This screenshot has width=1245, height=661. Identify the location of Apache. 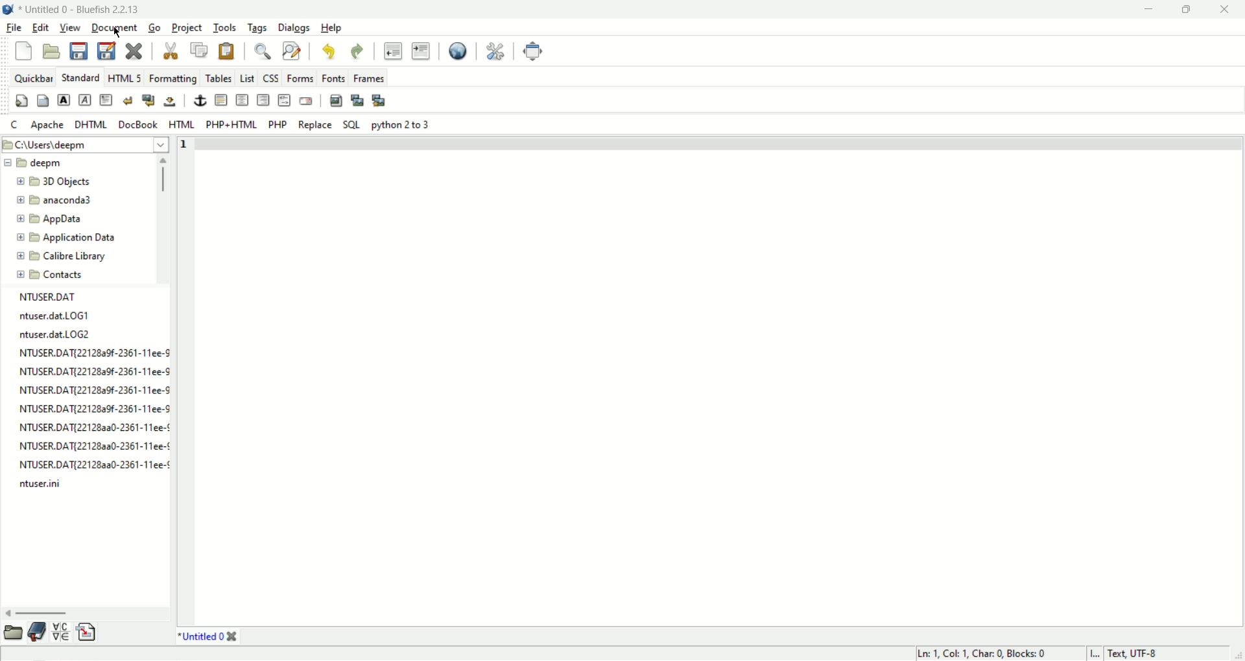
(49, 125).